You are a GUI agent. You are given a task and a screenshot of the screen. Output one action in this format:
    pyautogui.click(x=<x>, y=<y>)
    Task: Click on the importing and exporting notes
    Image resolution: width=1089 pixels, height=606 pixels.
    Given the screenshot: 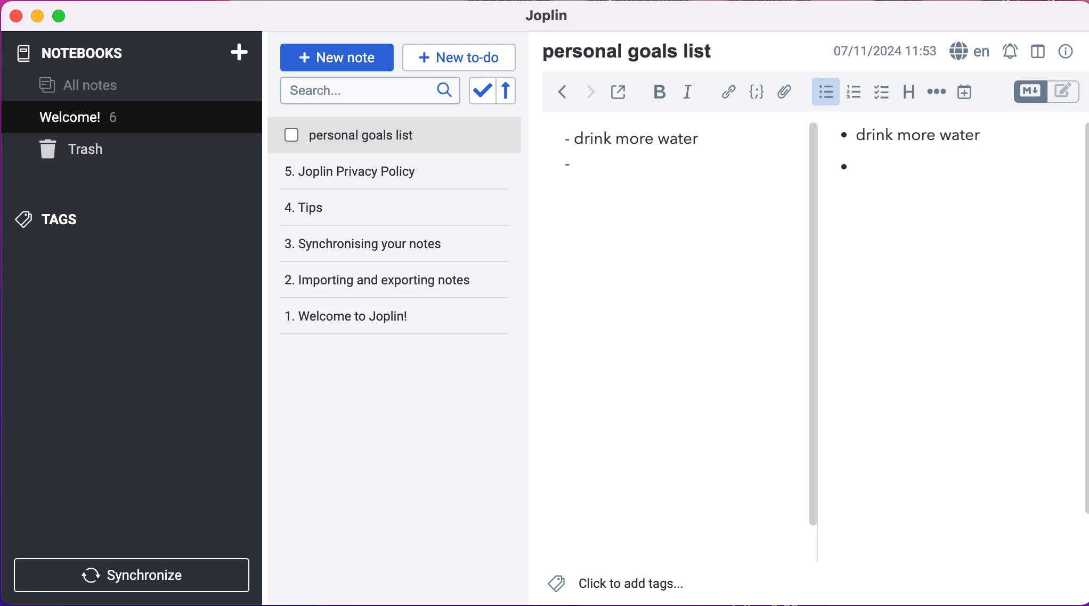 What is the action you would take?
    pyautogui.click(x=400, y=243)
    